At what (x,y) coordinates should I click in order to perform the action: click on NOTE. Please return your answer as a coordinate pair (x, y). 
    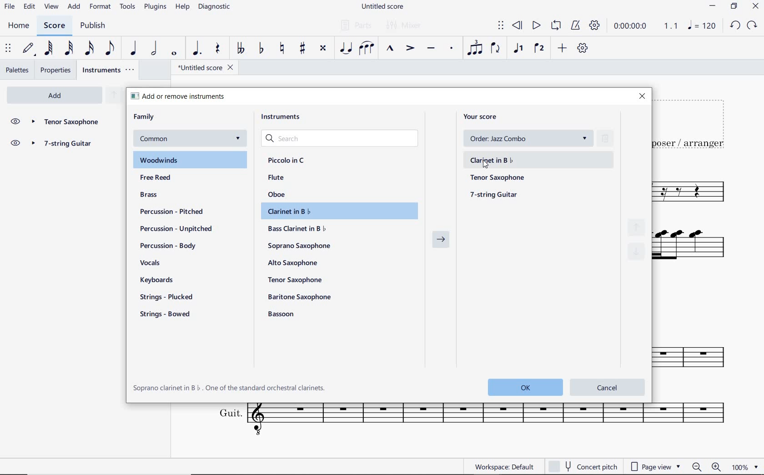
    Looking at the image, I should click on (702, 25).